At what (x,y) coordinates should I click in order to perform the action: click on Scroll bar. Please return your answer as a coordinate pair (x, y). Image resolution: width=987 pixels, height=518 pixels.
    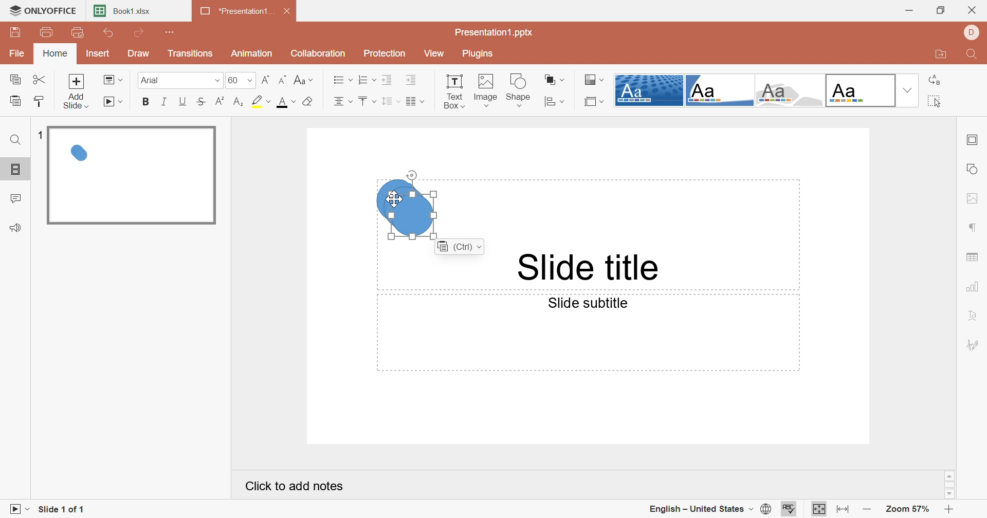
    Looking at the image, I should click on (950, 485).